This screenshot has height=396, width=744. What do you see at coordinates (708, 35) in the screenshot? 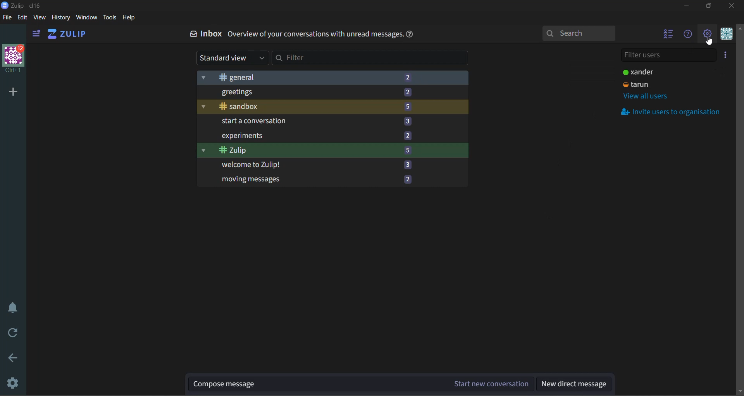
I see `main menu` at bounding box center [708, 35].